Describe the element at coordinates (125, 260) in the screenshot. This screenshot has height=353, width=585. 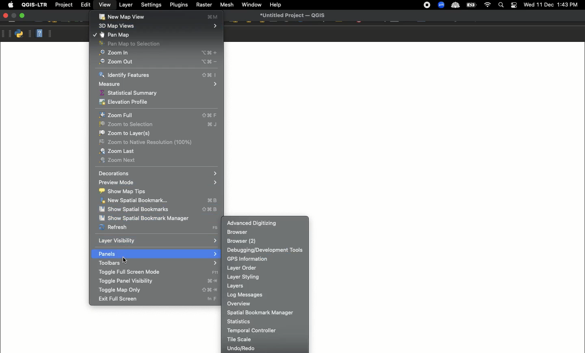
I see `Cursor` at that location.